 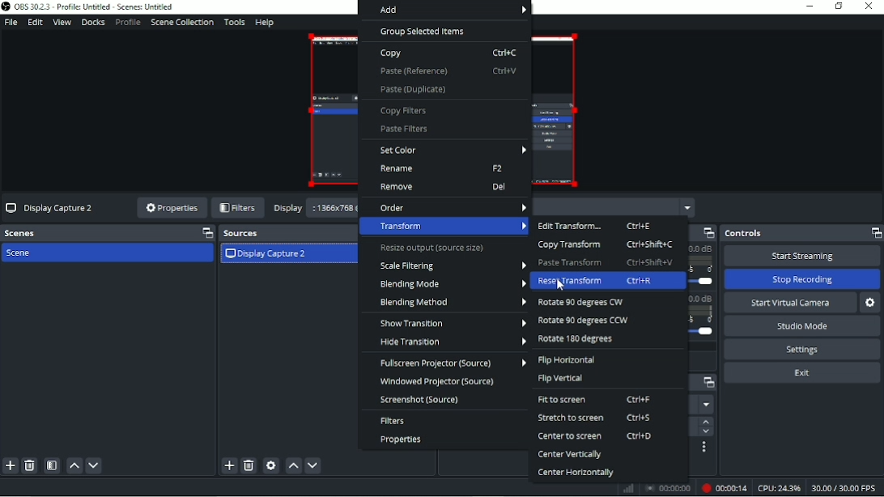 What do you see at coordinates (265, 23) in the screenshot?
I see `Help` at bounding box center [265, 23].